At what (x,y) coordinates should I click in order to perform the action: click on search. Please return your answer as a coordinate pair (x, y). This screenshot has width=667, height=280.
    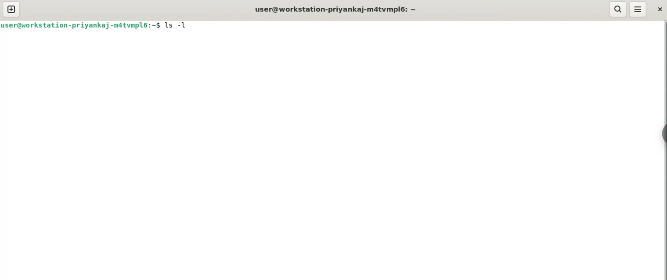
    Looking at the image, I should click on (618, 9).